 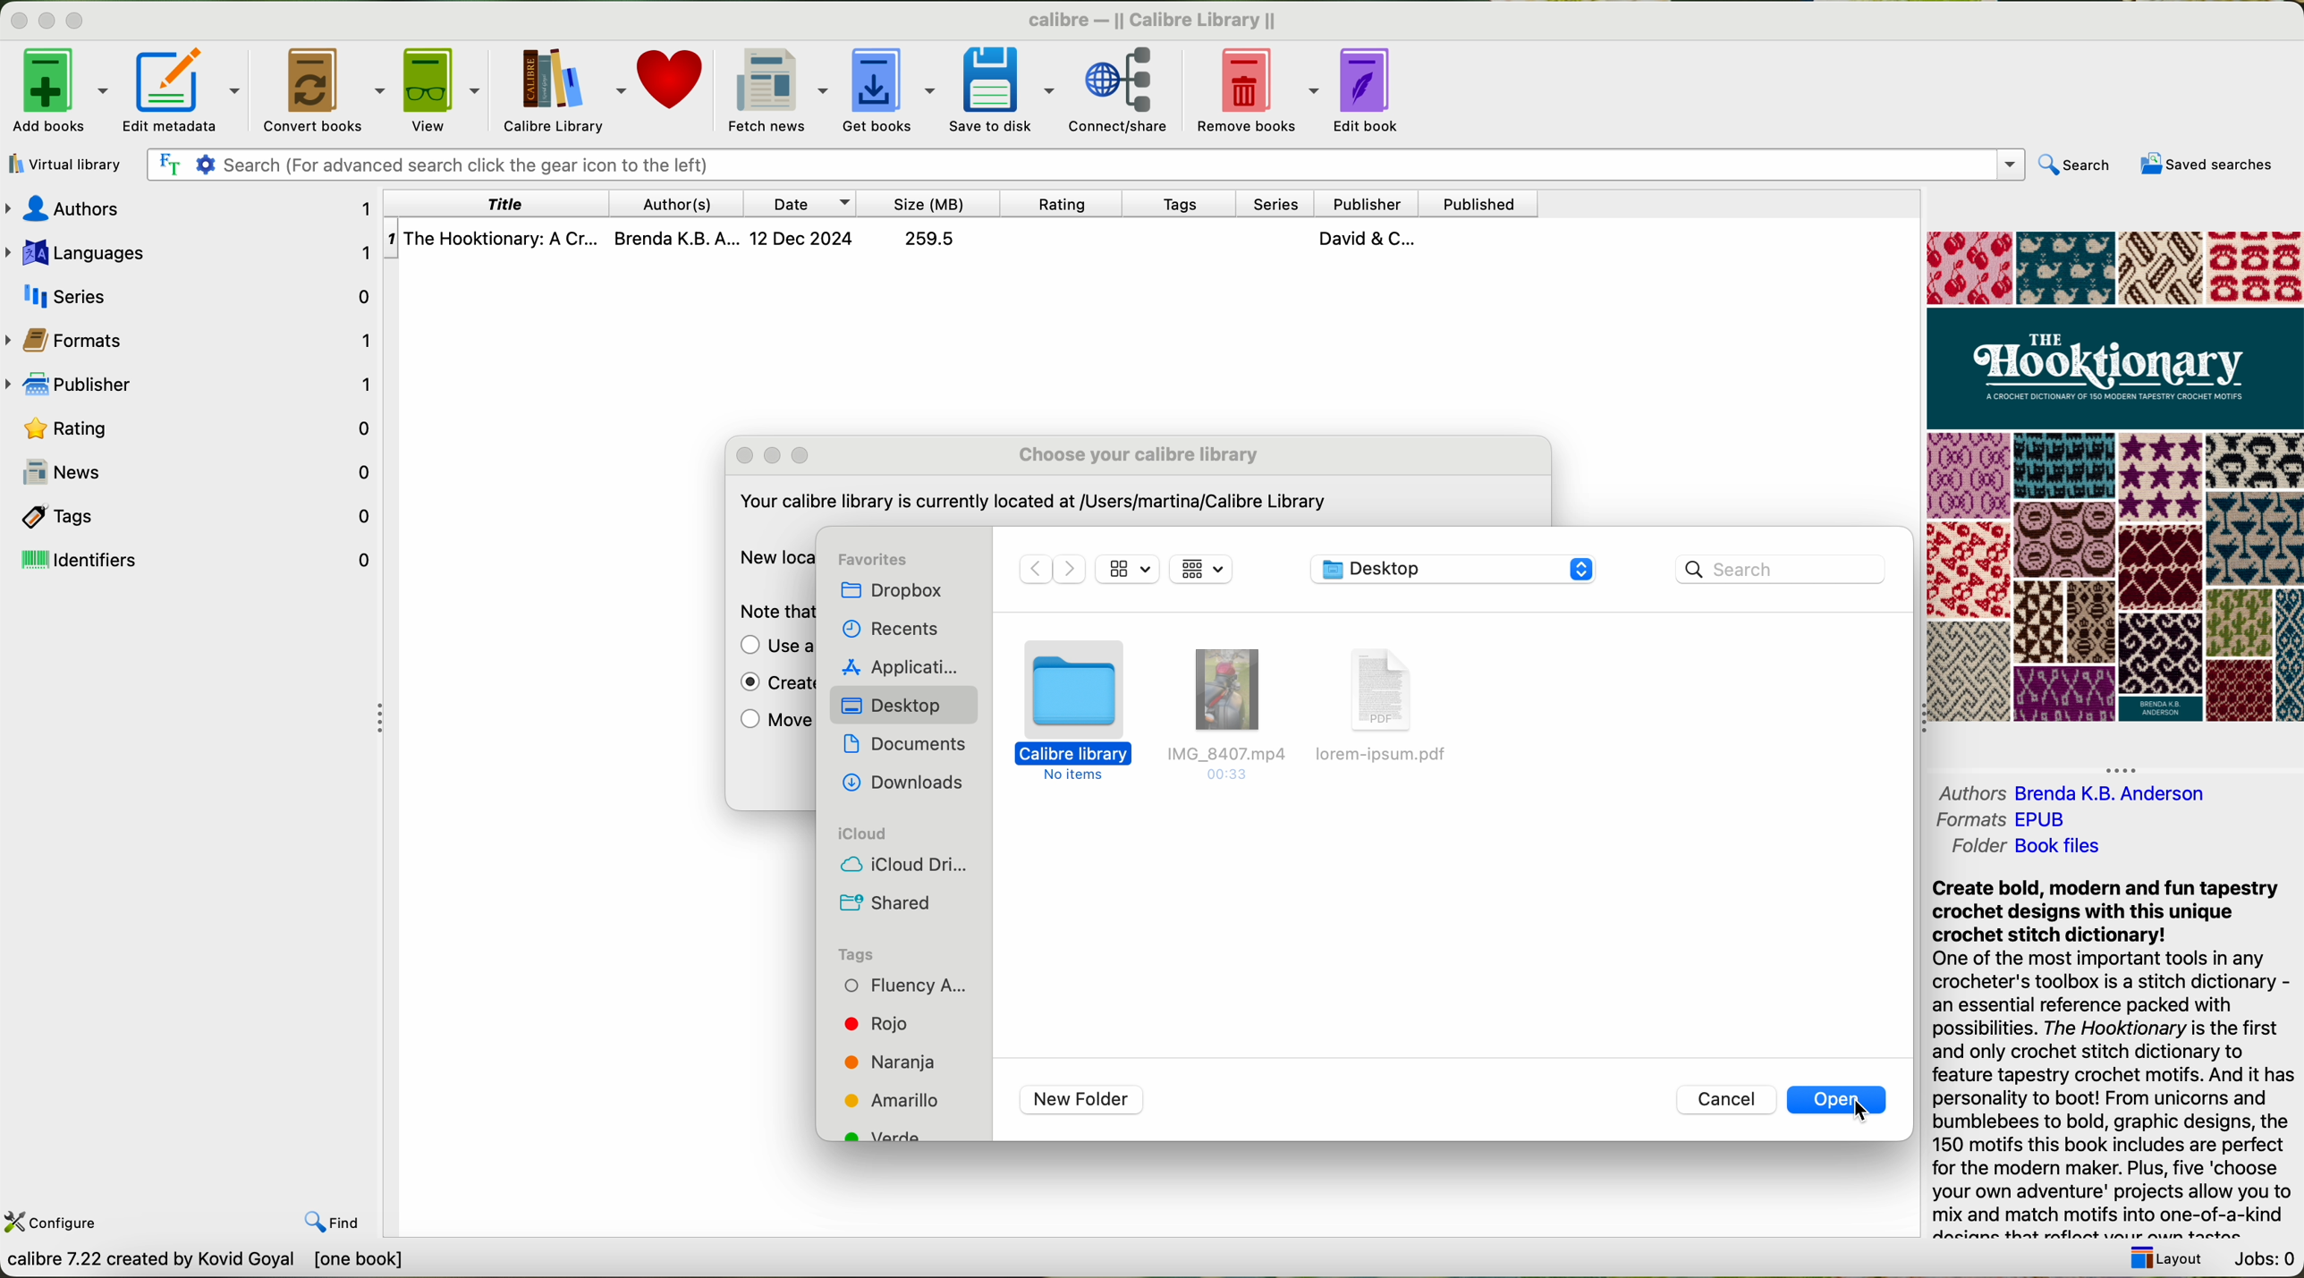 What do you see at coordinates (47, 20) in the screenshot?
I see `minimize` at bounding box center [47, 20].